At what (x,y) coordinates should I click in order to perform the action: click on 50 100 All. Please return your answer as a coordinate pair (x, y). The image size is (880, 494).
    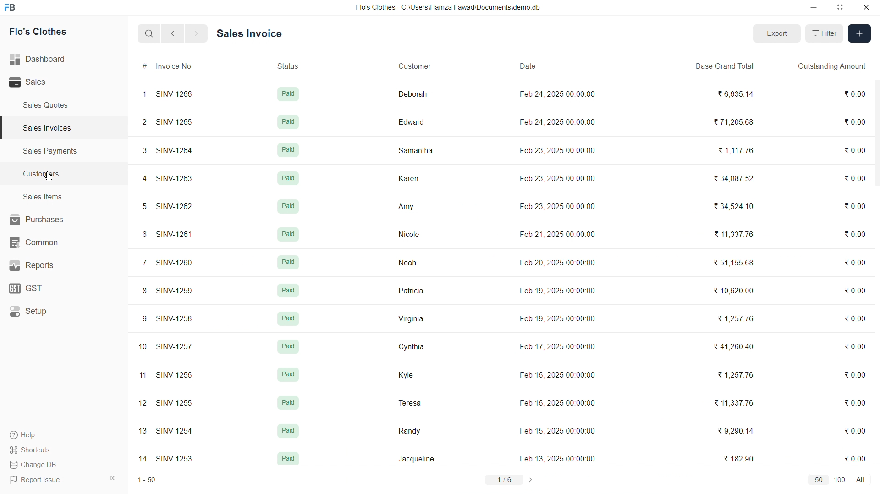
    Looking at the image, I should click on (841, 481).